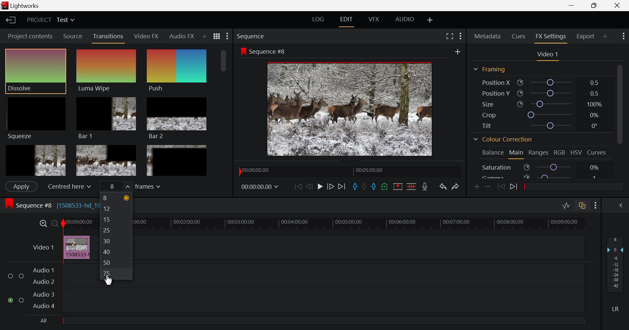 The height and width of the screenshot is (330, 629). Describe the element at coordinates (36, 160) in the screenshot. I see `Box 1` at that location.